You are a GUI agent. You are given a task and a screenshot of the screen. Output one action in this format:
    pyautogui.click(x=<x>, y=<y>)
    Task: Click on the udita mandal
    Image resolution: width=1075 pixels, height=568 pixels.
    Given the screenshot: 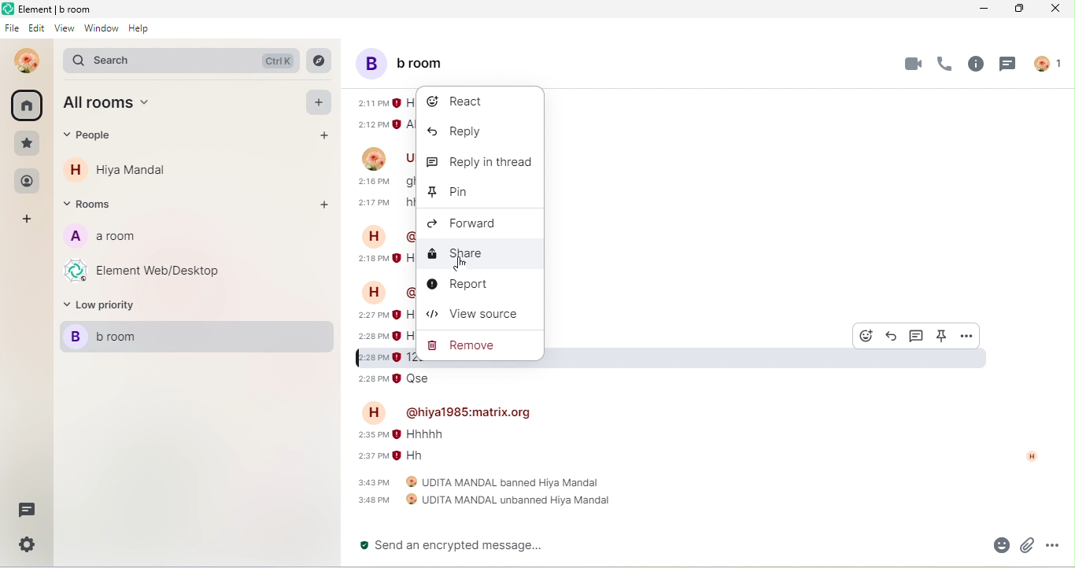 What is the action you would take?
    pyautogui.click(x=23, y=61)
    